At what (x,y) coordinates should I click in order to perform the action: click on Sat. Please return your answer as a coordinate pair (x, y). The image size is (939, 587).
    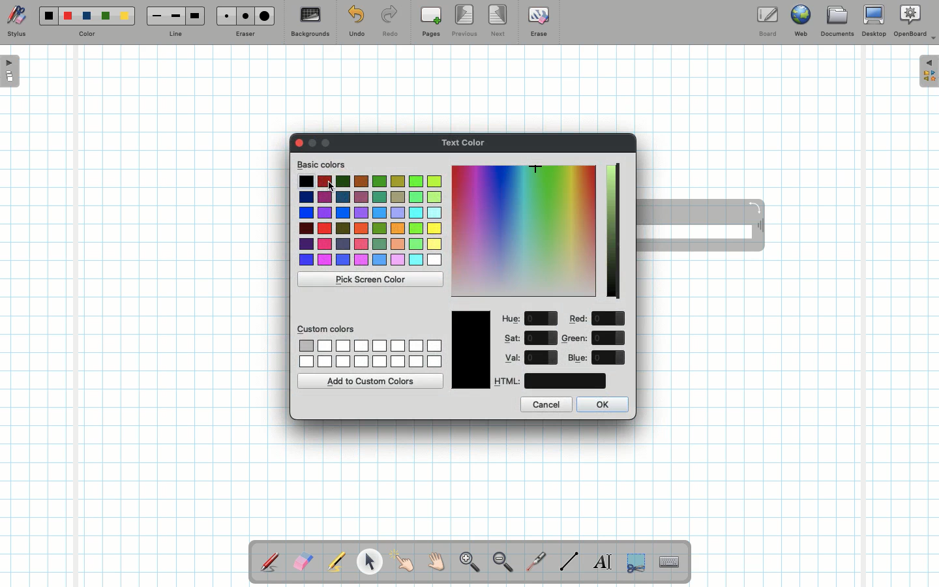
    Looking at the image, I should click on (513, 338).